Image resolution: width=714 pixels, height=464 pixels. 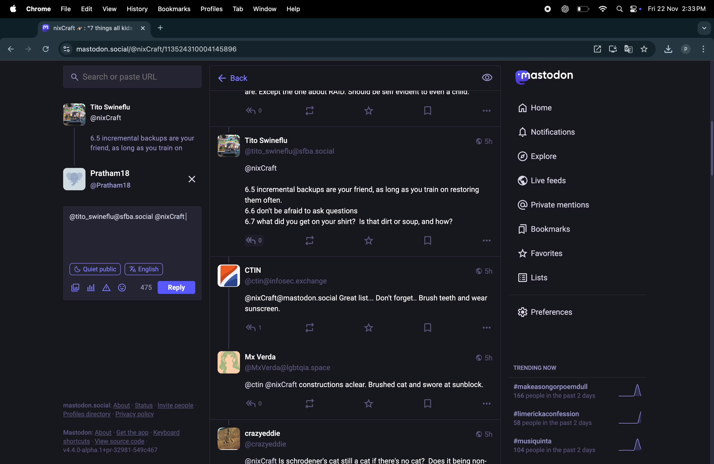 I want to click on Favourite, so click(x=368, y=406).